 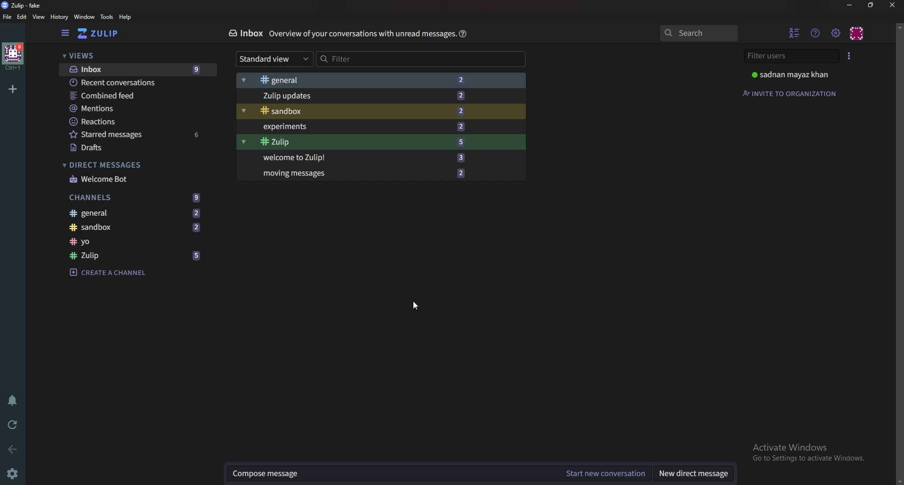 What do you see at coordinates (367, 157) in the screenshot?
I see `Welcome to Zulip` at bounding box center [367, 157].